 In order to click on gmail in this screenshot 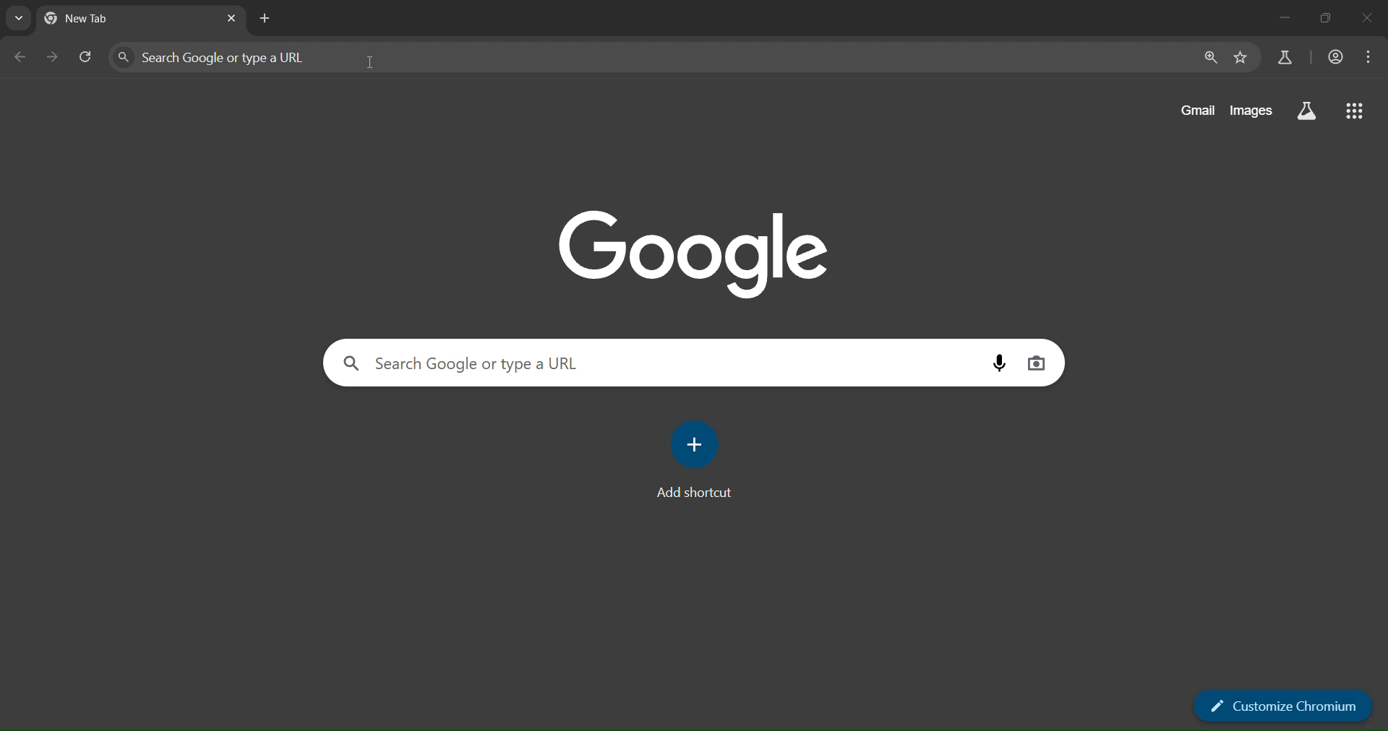, I will do `click(1194, 110)`.